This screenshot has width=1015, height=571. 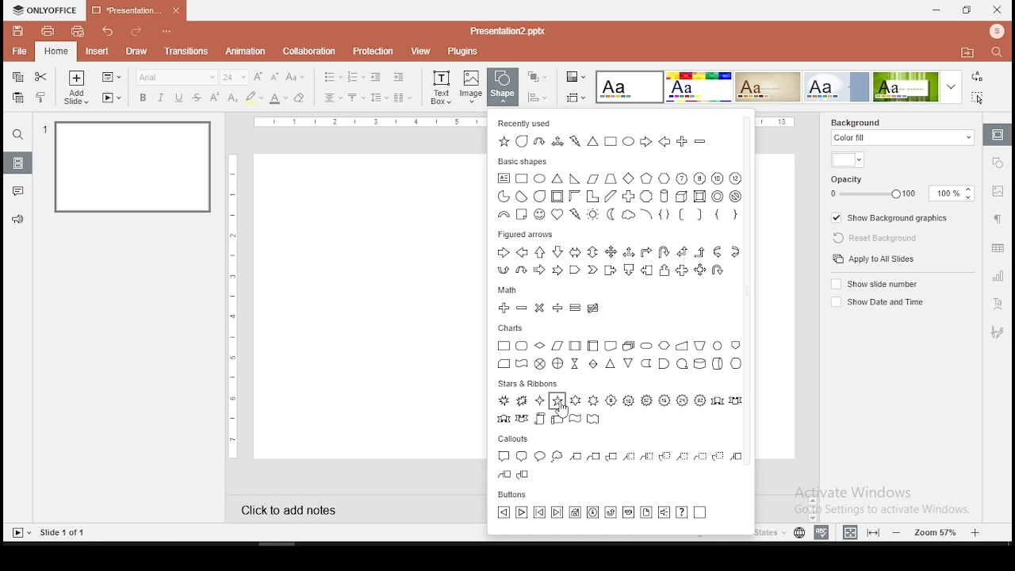 What do you see at coordinates (524, 161) in the screenshot?
I see `basic shapes` at bounding box center [524, 161].